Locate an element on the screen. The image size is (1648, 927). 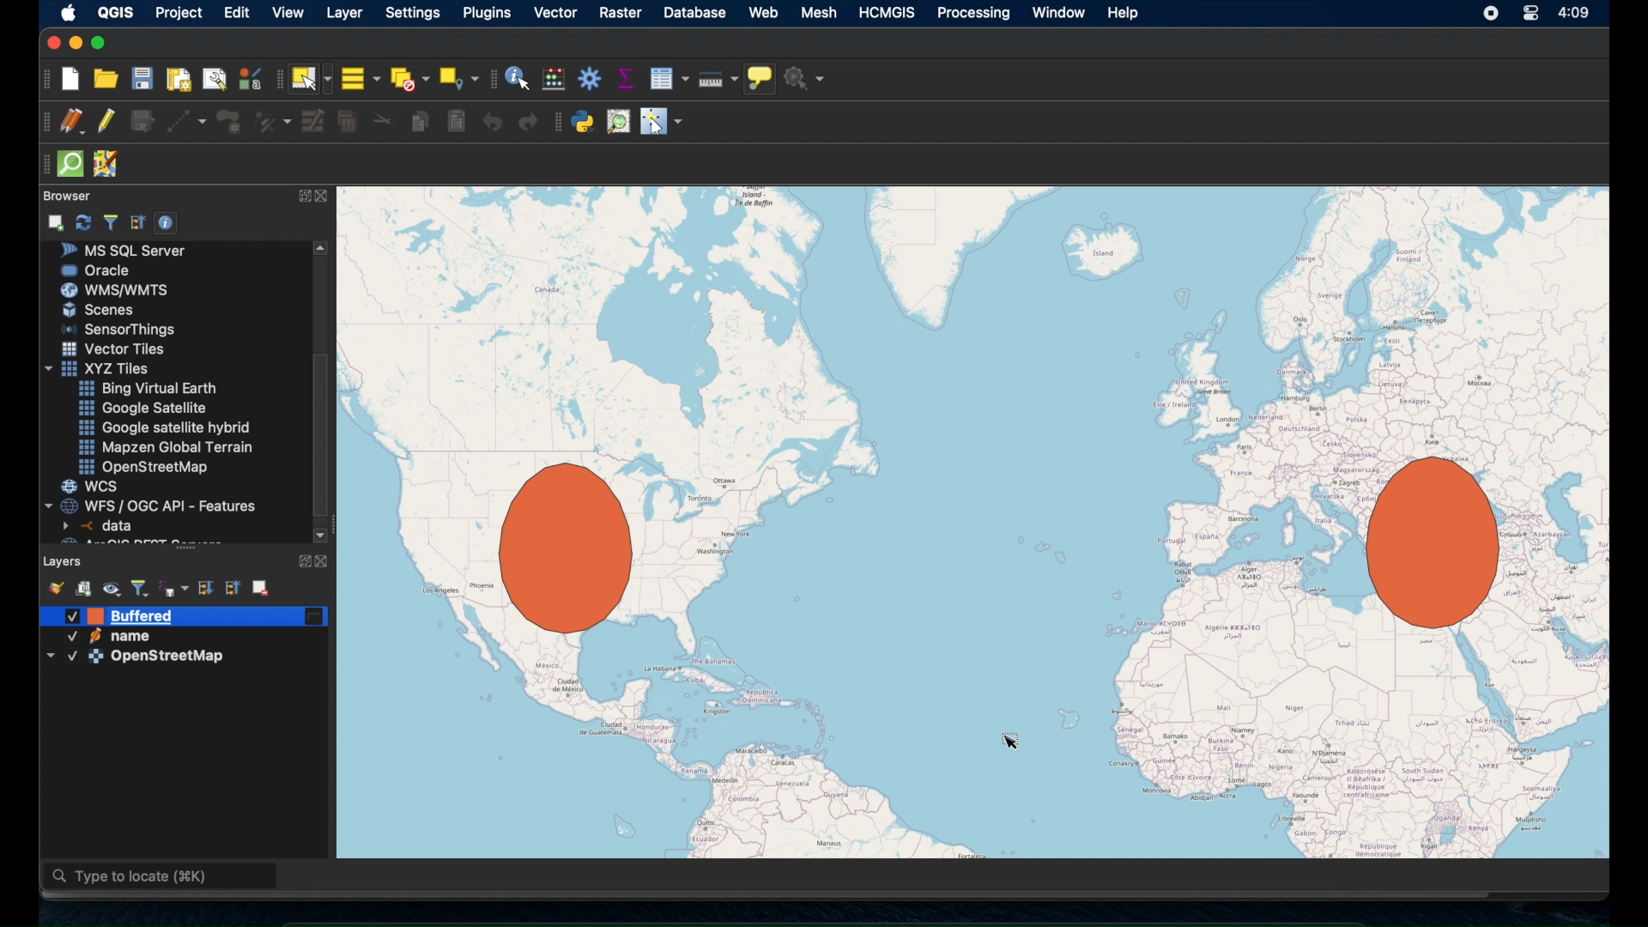
open field calculator is located at coordinates (552, 78).